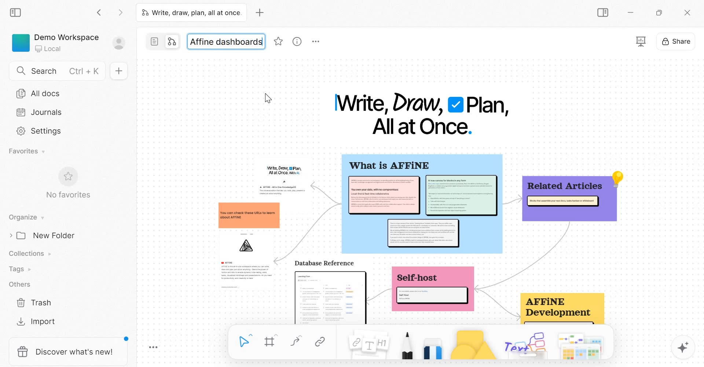  What do you see at coordinates (30, 253) in the screenshot?
I see `Collections` at bounding box center [30, 253].